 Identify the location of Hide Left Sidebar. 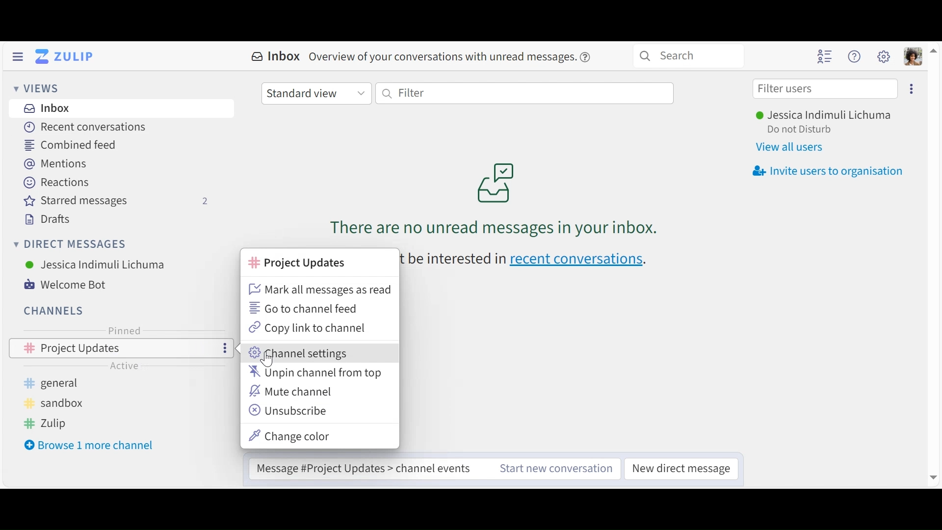
(17, 57).